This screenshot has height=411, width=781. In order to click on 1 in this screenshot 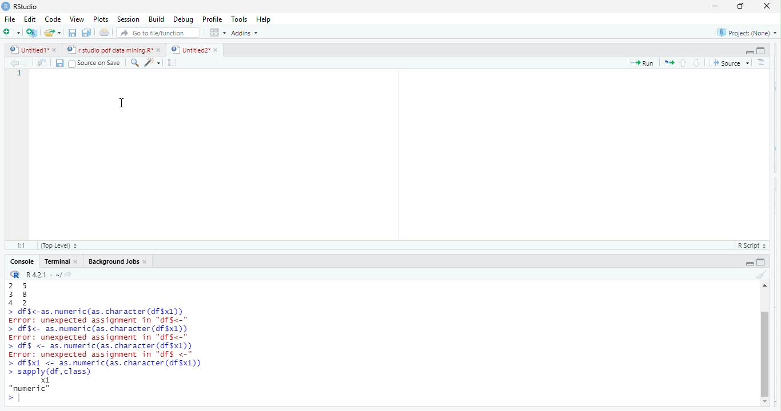, I will do `click(17, 74)`.